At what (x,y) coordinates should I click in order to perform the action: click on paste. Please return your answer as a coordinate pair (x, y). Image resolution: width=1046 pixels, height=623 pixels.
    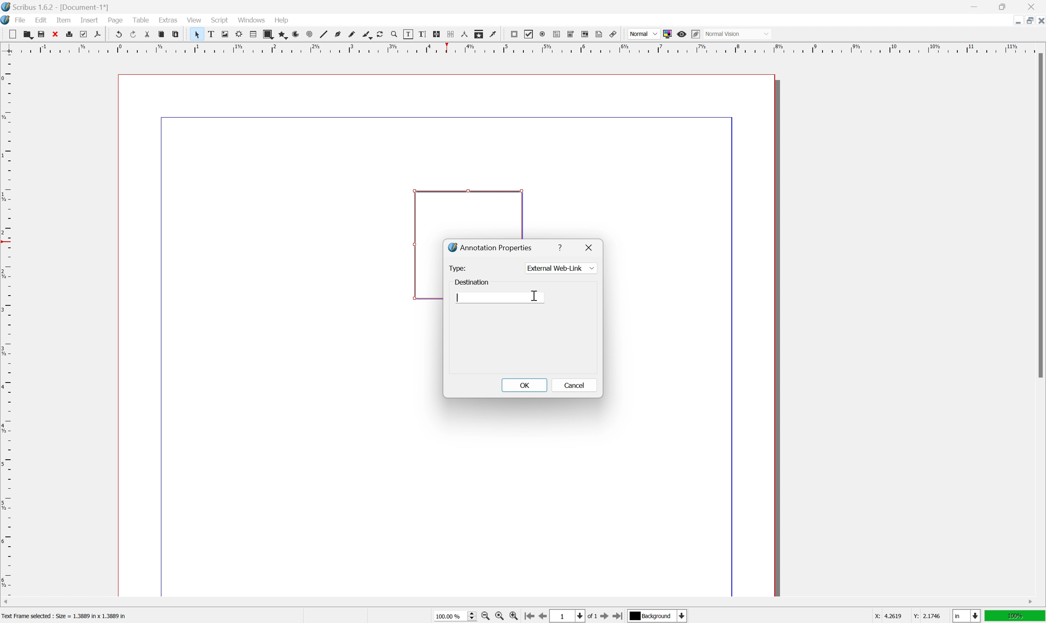
    Looking at the image, I should click on (175, 34).